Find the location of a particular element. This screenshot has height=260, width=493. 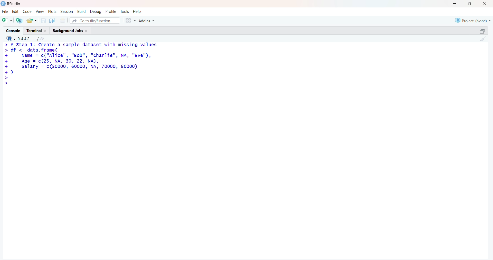

Console is located at coordinates (13, 30).